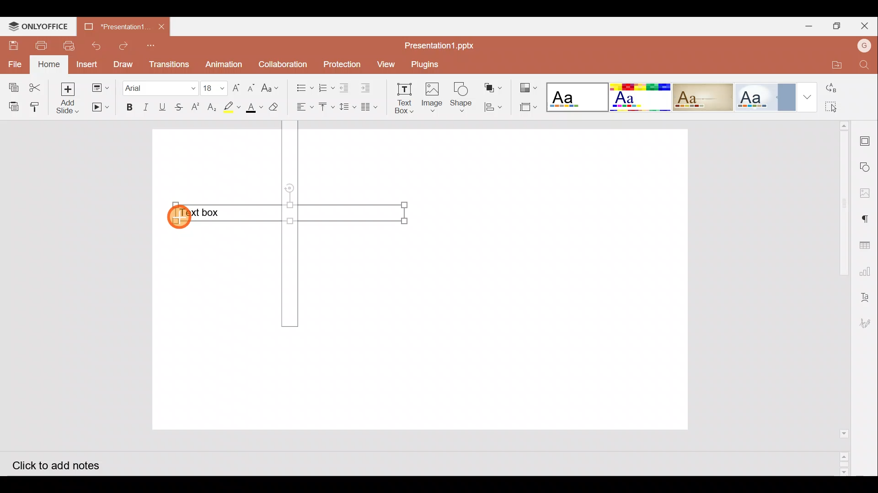  I want to click on Bold, so click(126, 108).